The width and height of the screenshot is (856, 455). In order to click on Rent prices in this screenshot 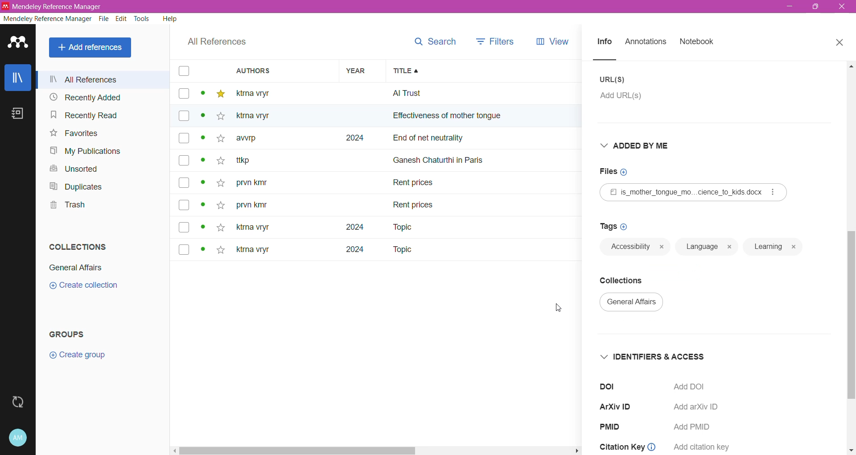, I will do `click(415, 184)`.